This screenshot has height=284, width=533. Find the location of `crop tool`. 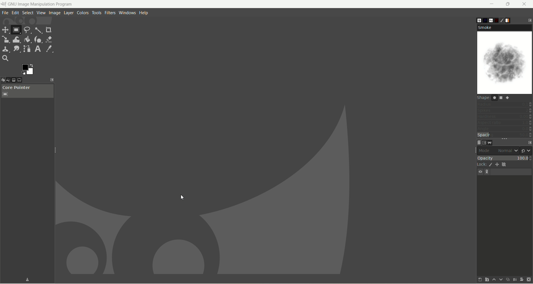

crop tool is located at coordinates (48, 29).